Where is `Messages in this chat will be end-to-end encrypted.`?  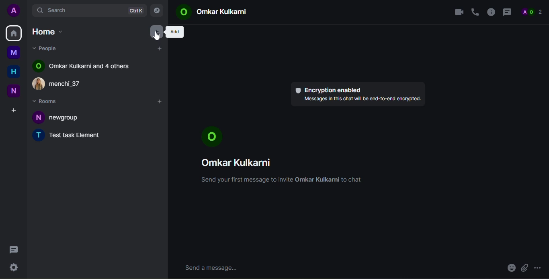
Messages in this chat will be end-to-end encrypted. is located at coordinates (360, 100).